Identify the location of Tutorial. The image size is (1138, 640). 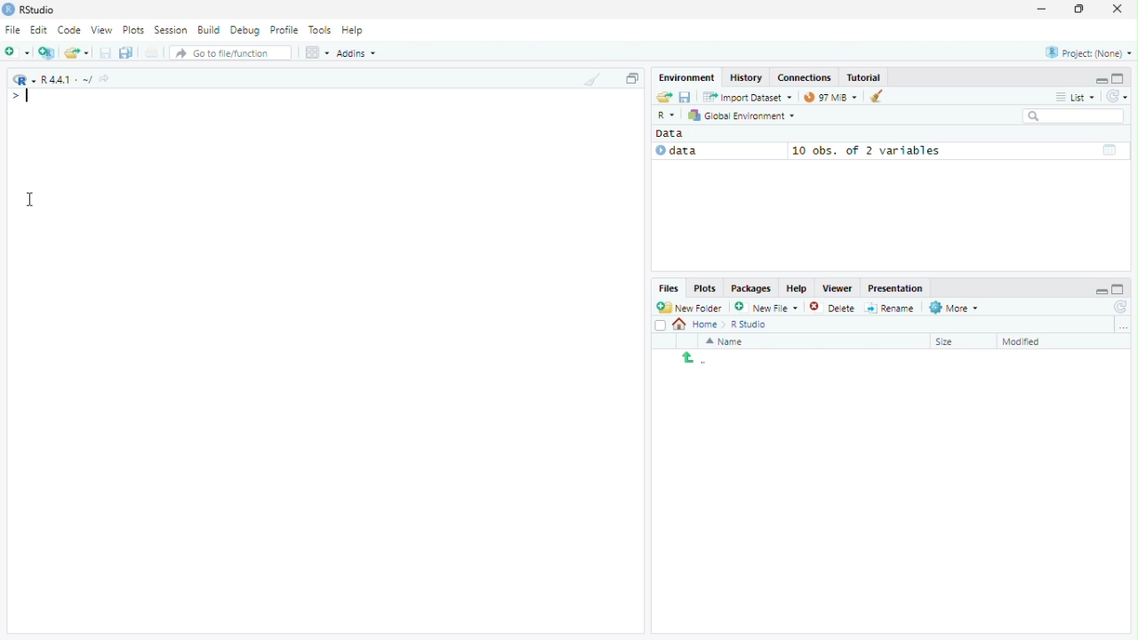
(865, 77).